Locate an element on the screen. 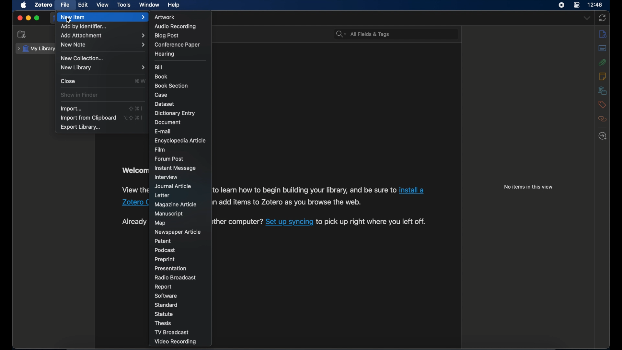 The height and width of the screenshot is (350, 622). add attachment is located at coordinates (102, 35).